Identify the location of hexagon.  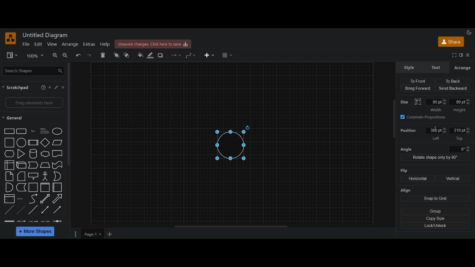
(10, 154).